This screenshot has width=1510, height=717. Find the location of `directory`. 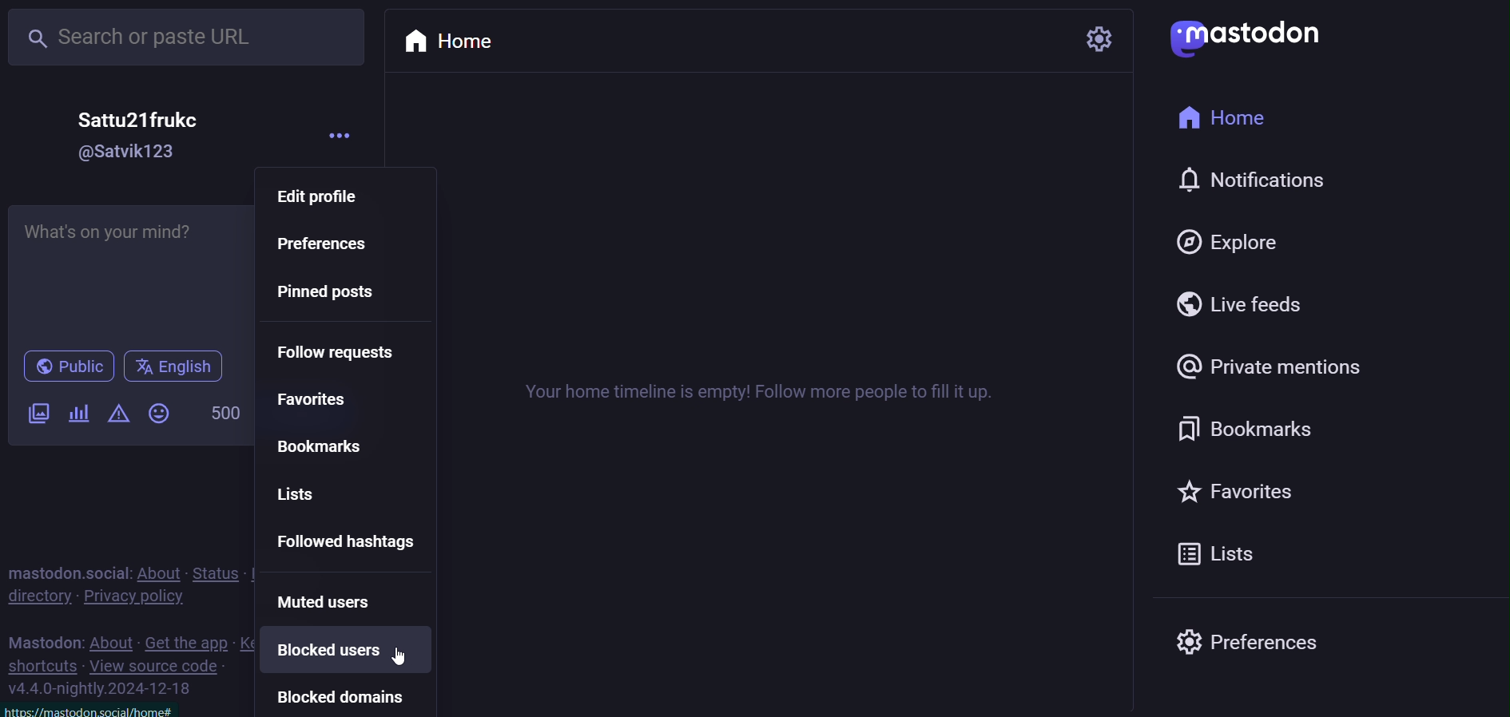

directory is located at coordinates (40, 600).